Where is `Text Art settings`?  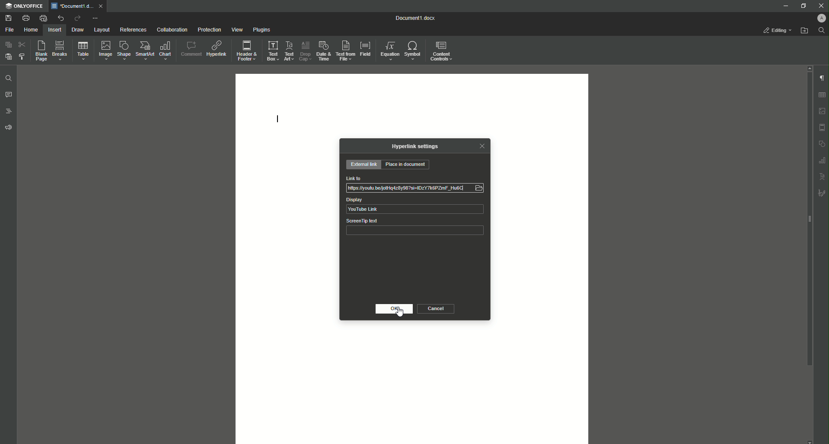 Text Art settings is located at coordinates (823, 177).